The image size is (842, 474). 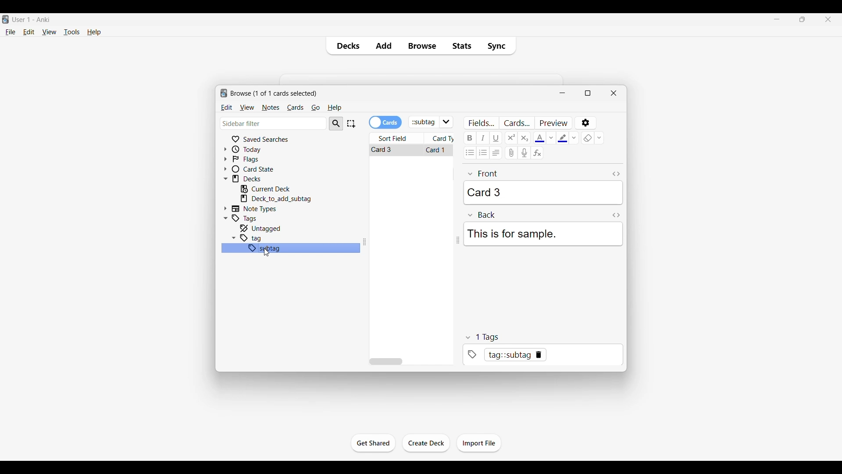 What do you see at coordinates (273, 228) in the screenshot?
I see `Click to go to untagged` at bounding box center [273, 228].